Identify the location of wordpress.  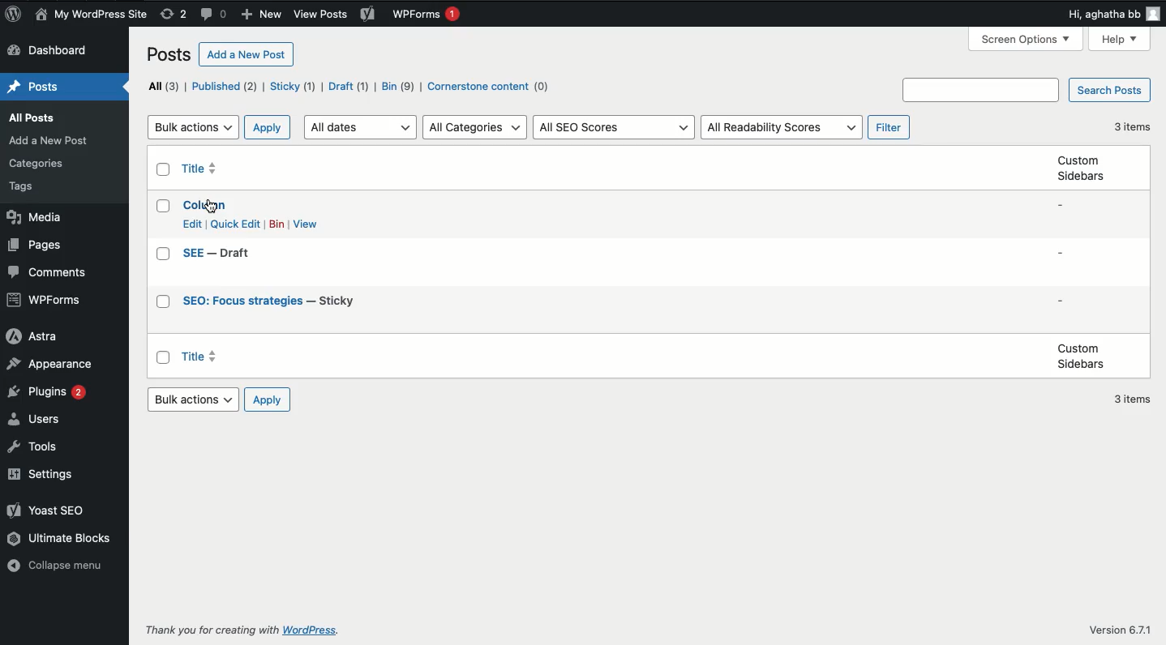
(314, 630).